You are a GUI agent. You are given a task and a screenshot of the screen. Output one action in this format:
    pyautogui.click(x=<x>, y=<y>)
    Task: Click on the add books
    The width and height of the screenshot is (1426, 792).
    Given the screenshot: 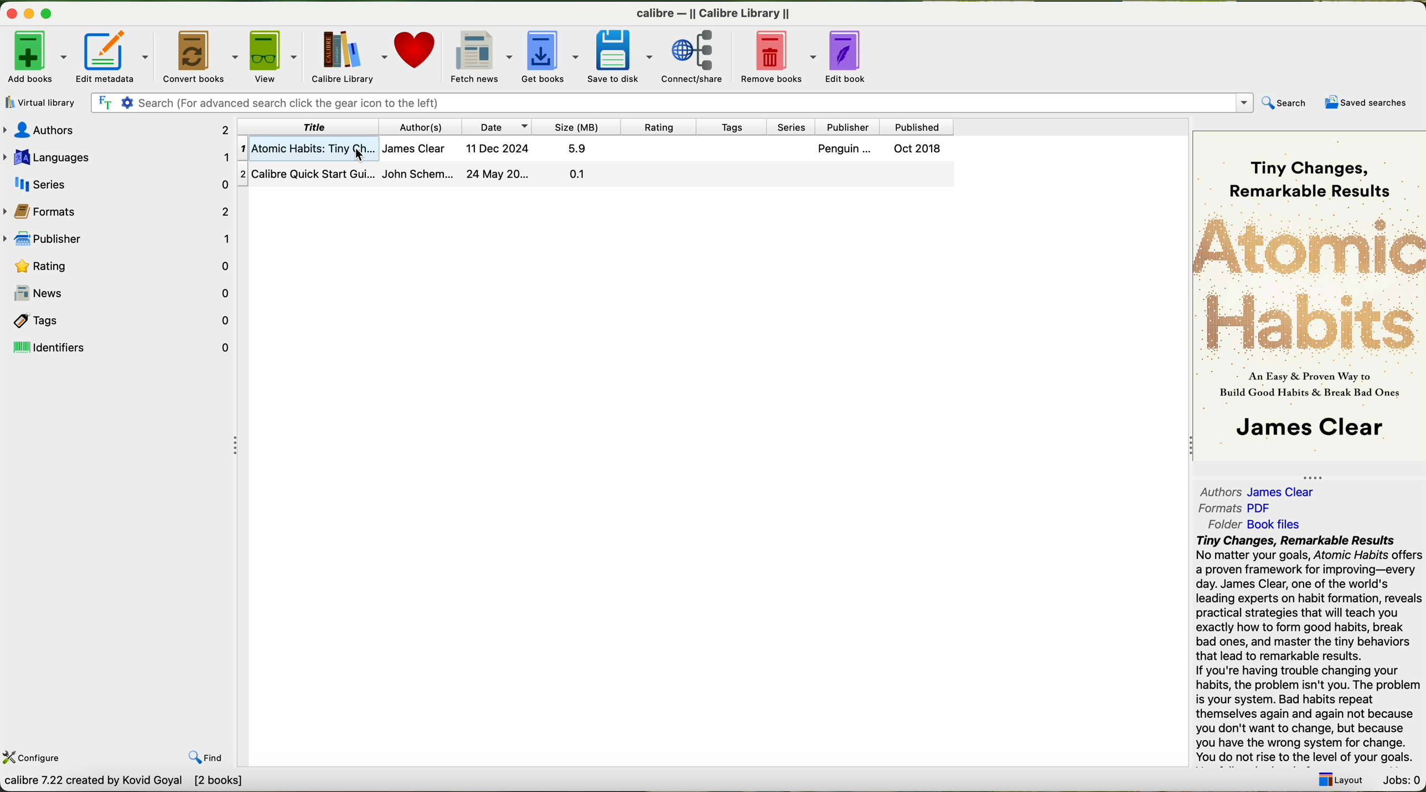 What is the action you would take?
    pyautogui.click(x=34, y=58)
    